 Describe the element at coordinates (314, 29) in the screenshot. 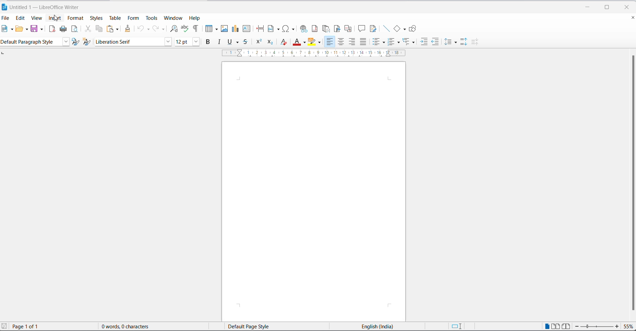

I see `insert footnote` at that location.